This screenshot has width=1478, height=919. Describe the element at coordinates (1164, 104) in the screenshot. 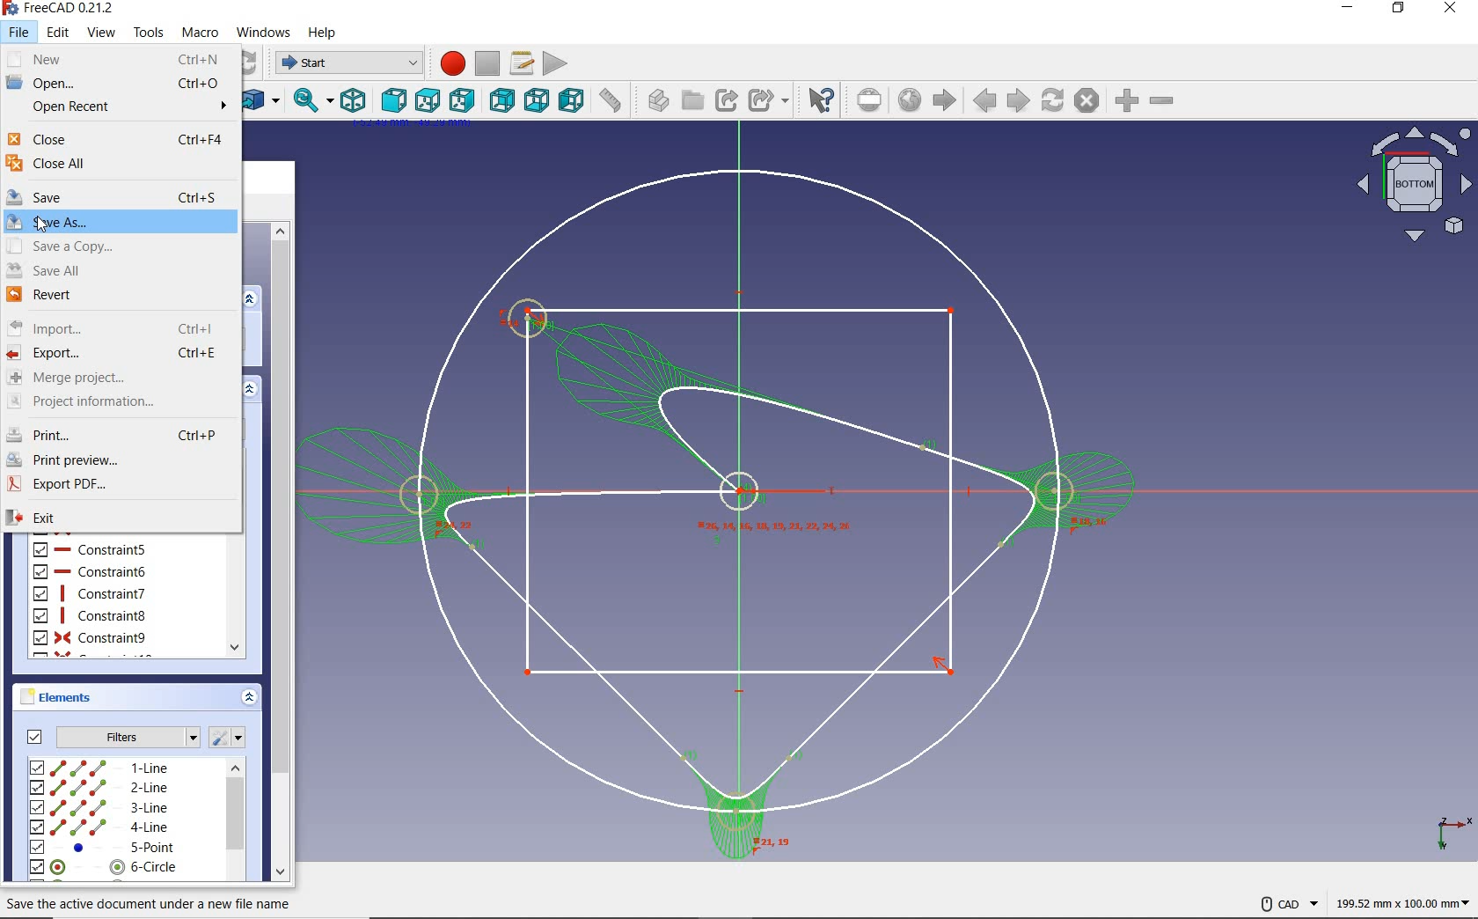

I see `zoomout` at that location.